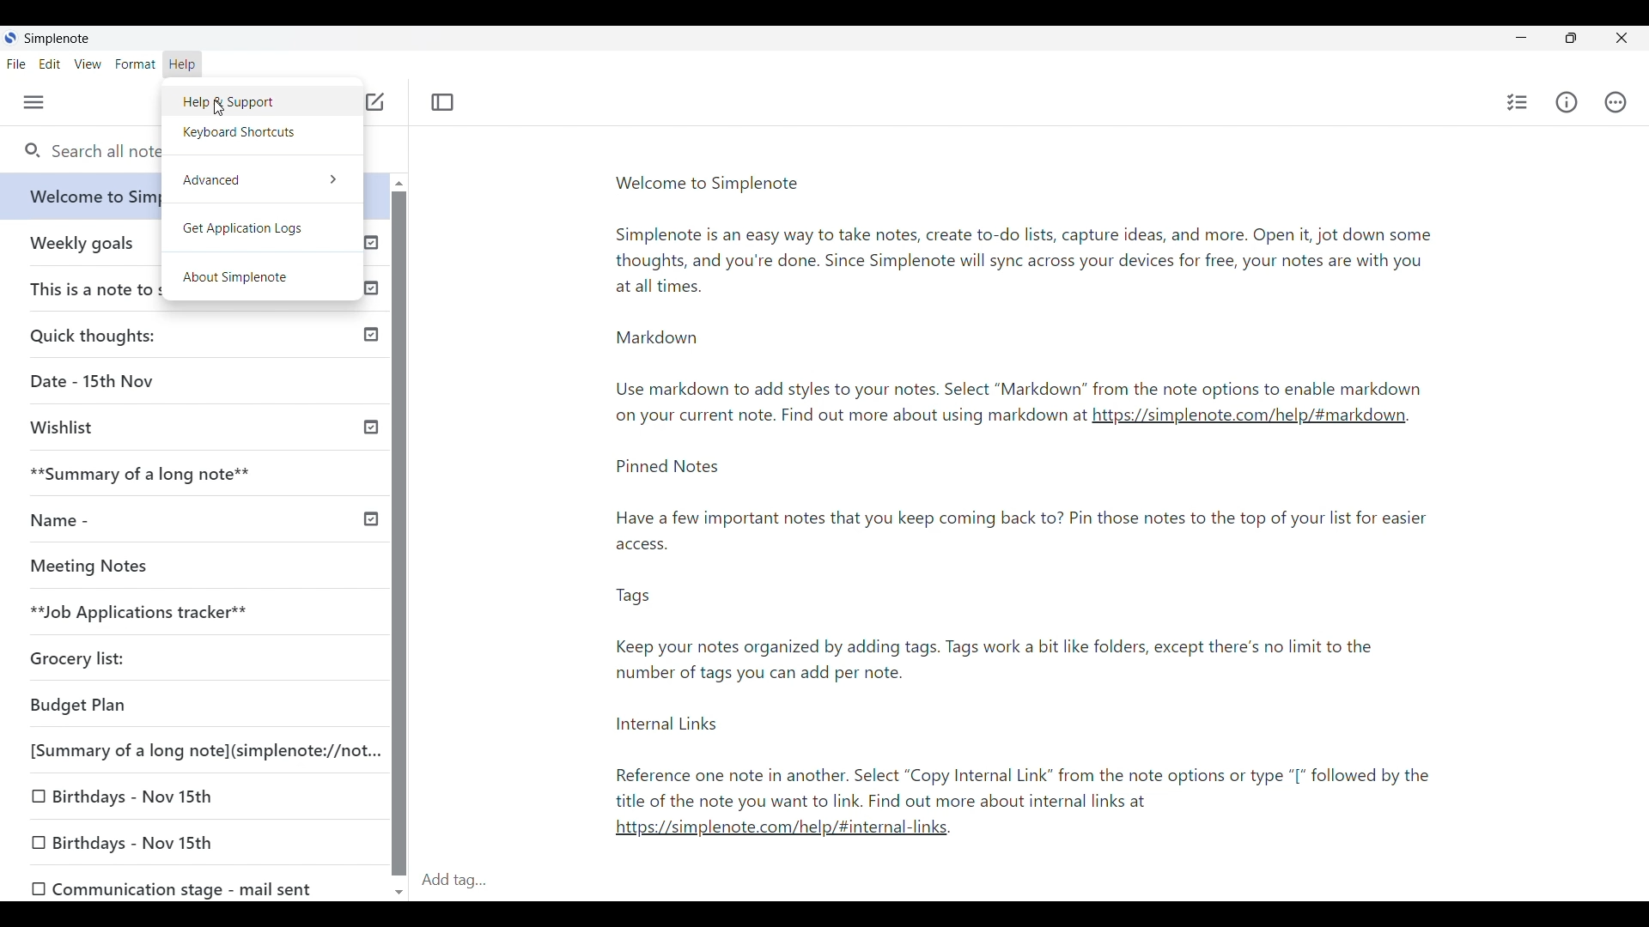 The image size is (1649, 927). I want to click on Quick slide to bottom, so click(399, 893).